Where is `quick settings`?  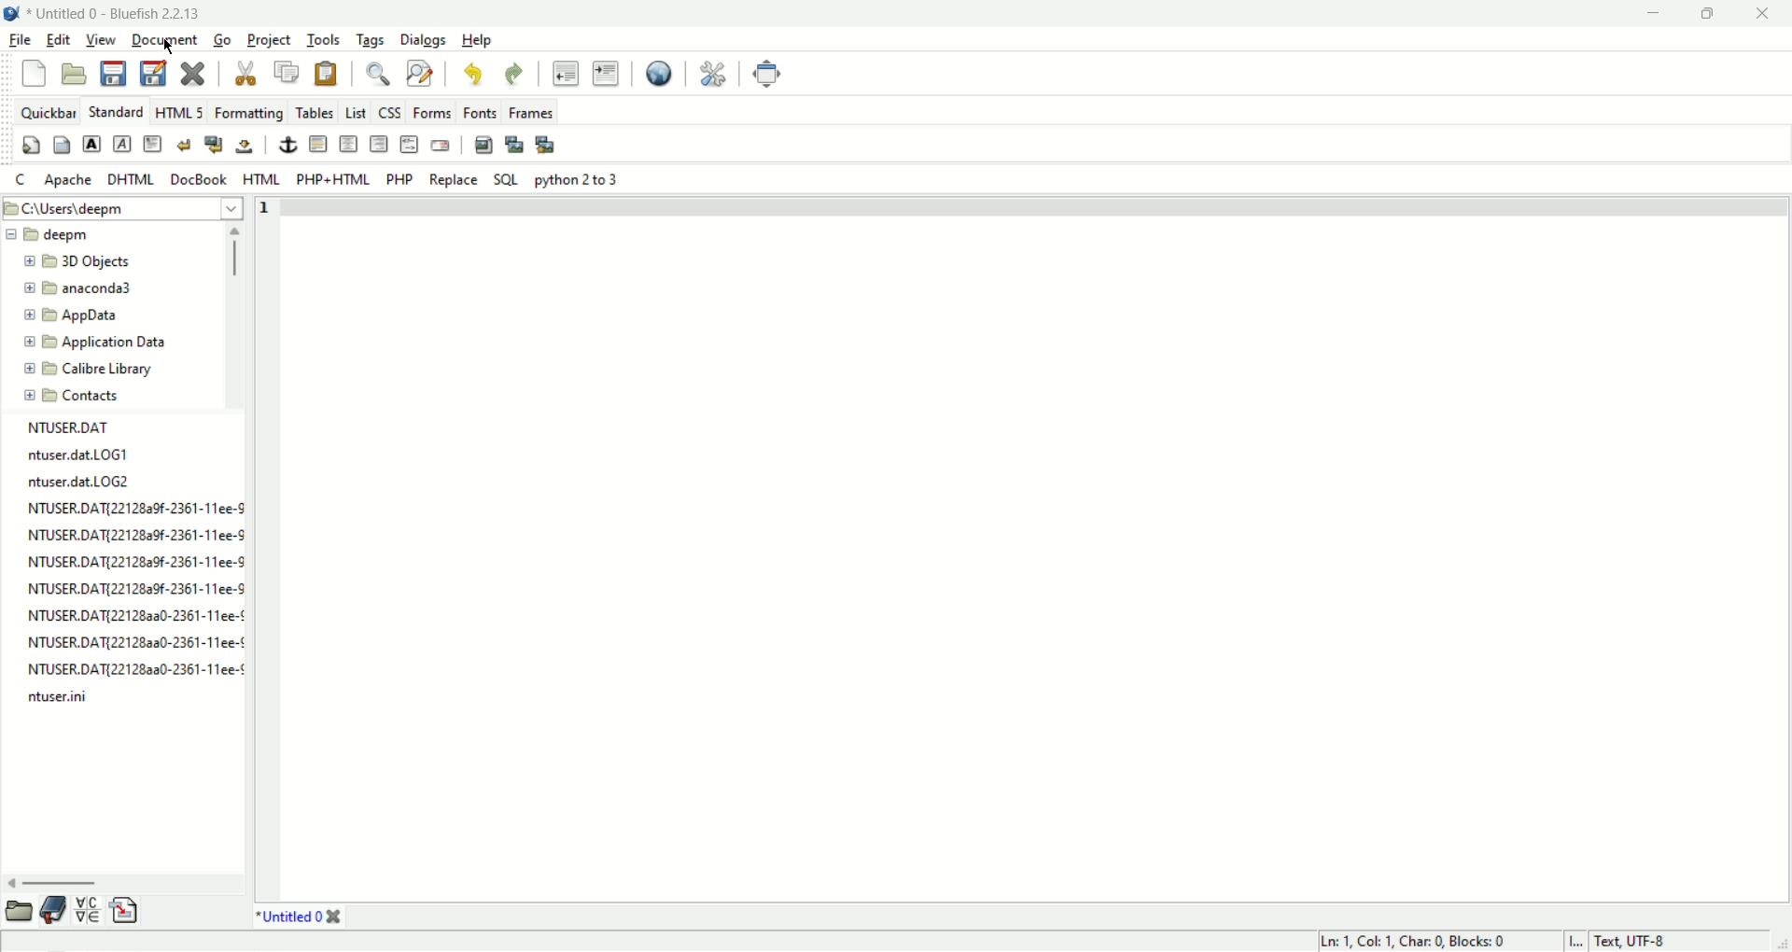 quick settings is located at coordinates (32, 147).